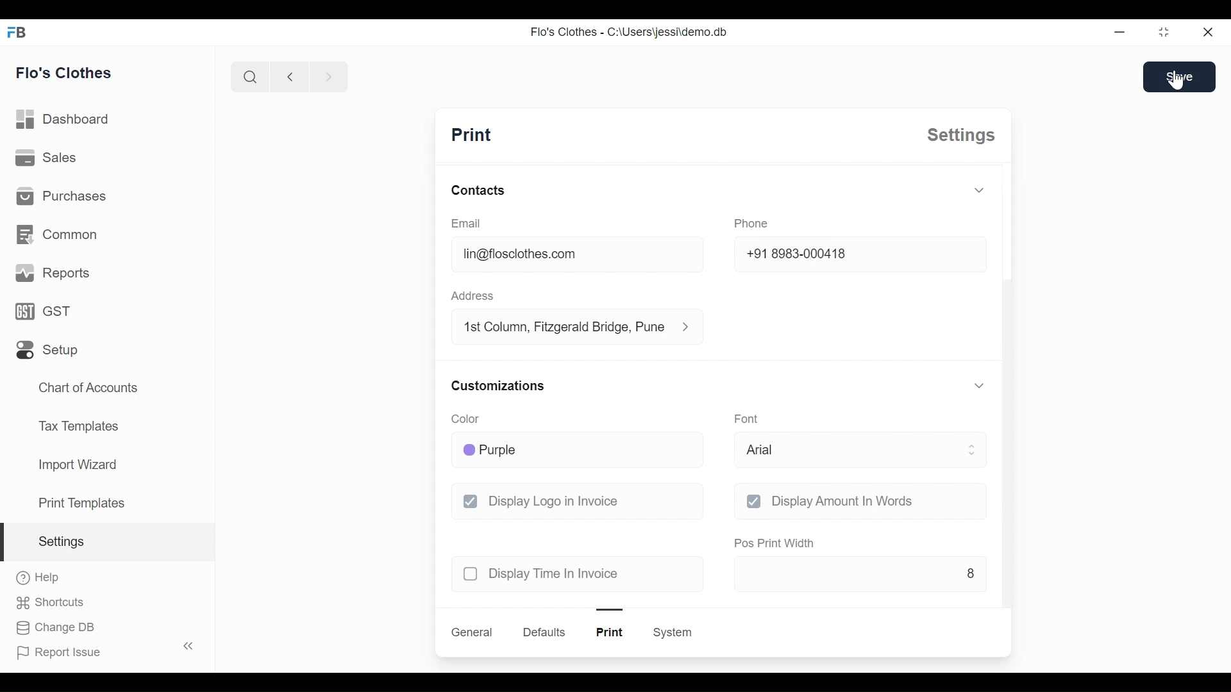 This screenshot has width=1231, height=692. I want to click on toggle expand/collapse, so click(979, 190).